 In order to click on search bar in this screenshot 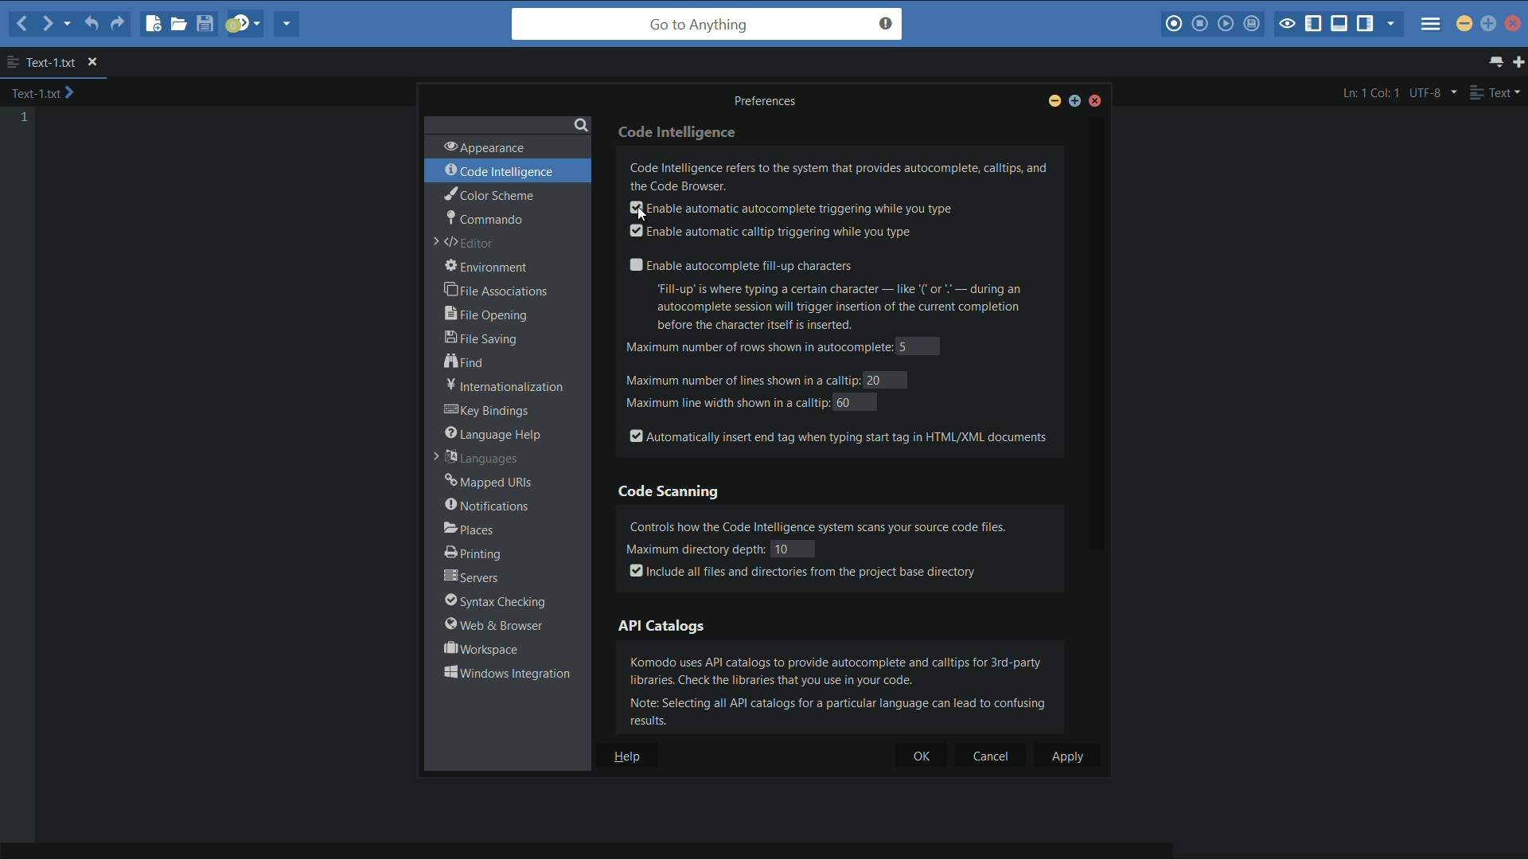, I will do `click(507, 123)`.